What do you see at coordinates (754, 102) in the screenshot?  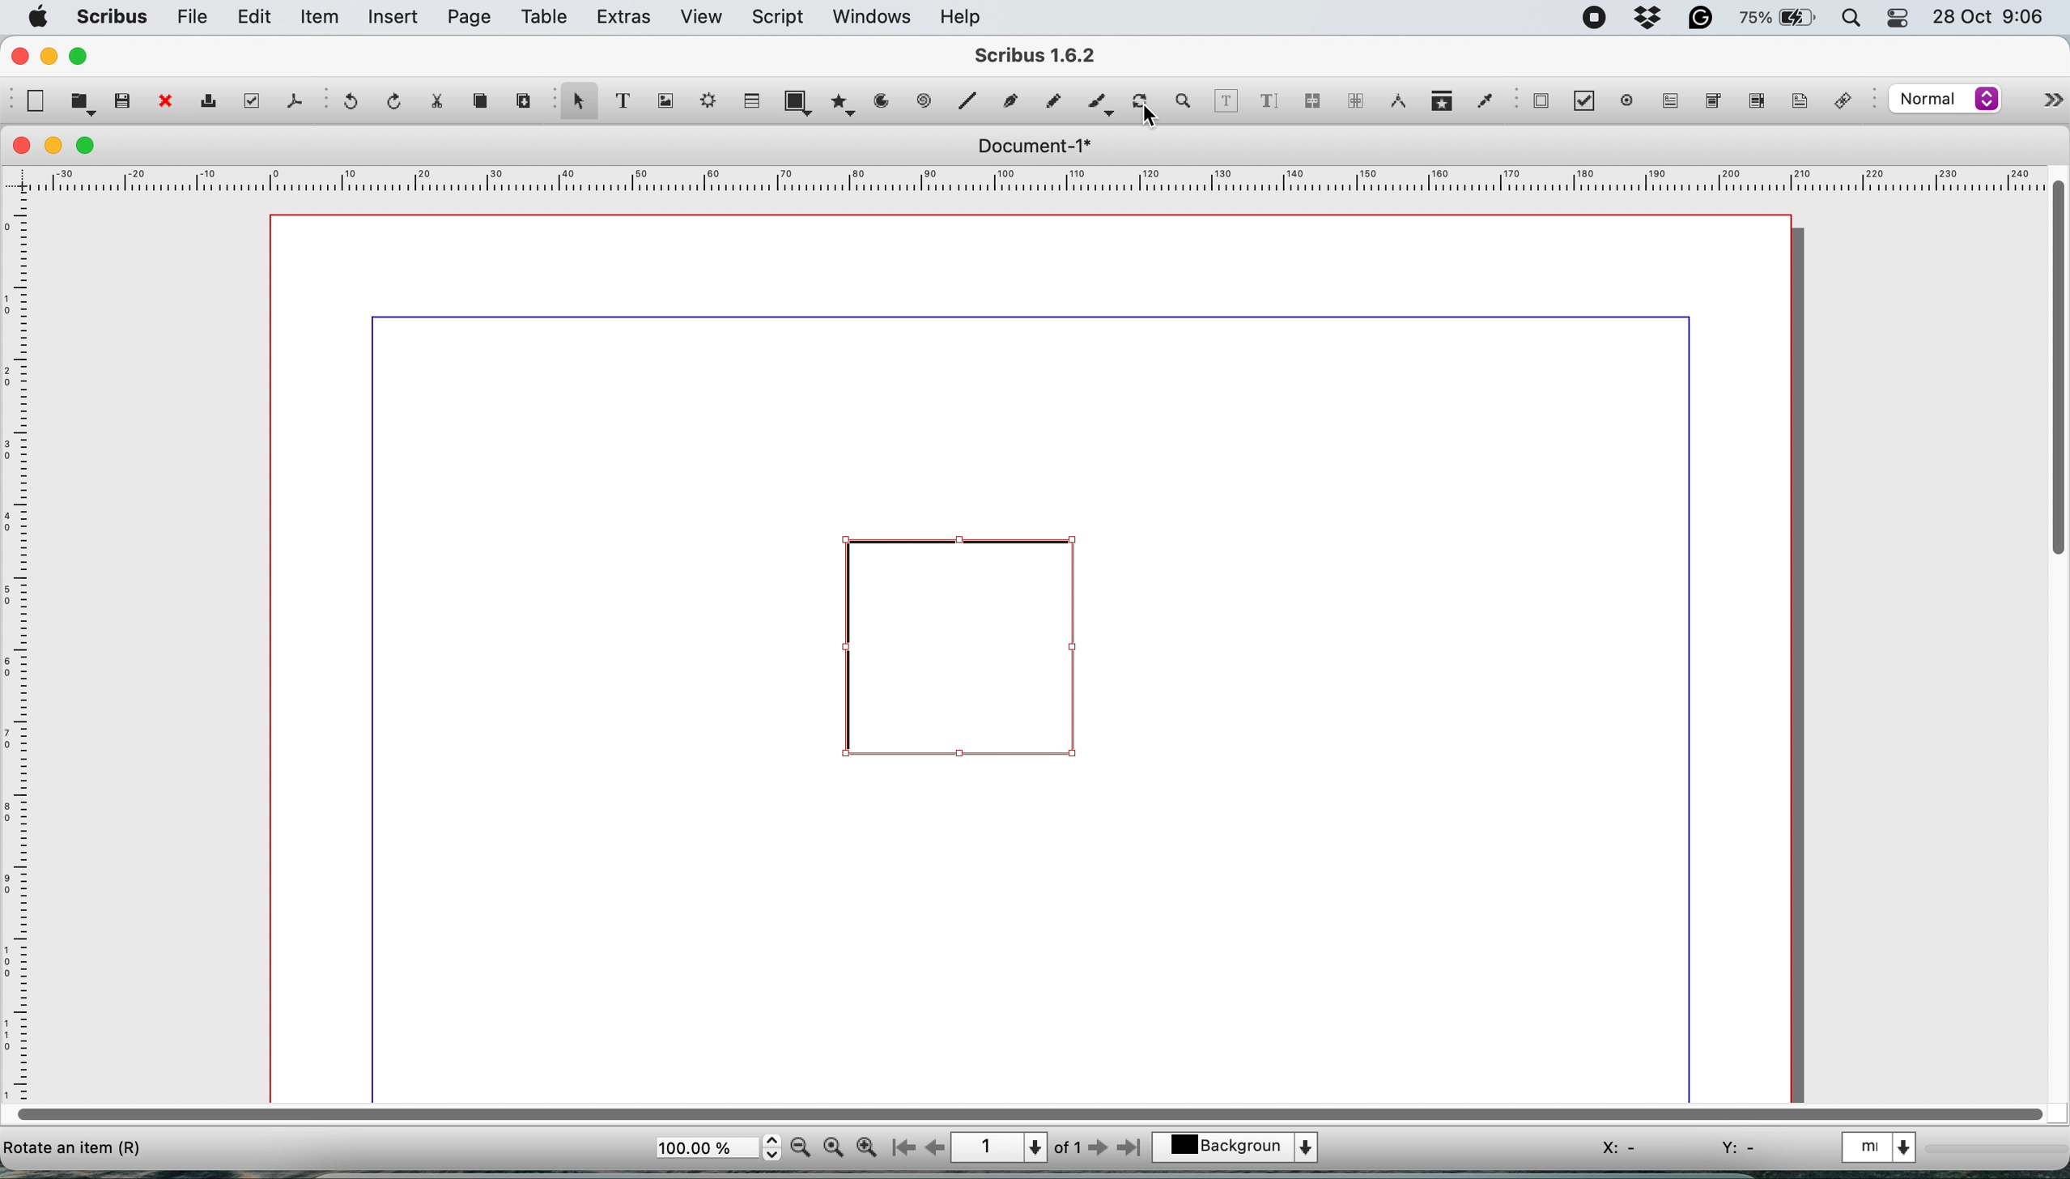 I see `table` at bounding box center [754, 102].